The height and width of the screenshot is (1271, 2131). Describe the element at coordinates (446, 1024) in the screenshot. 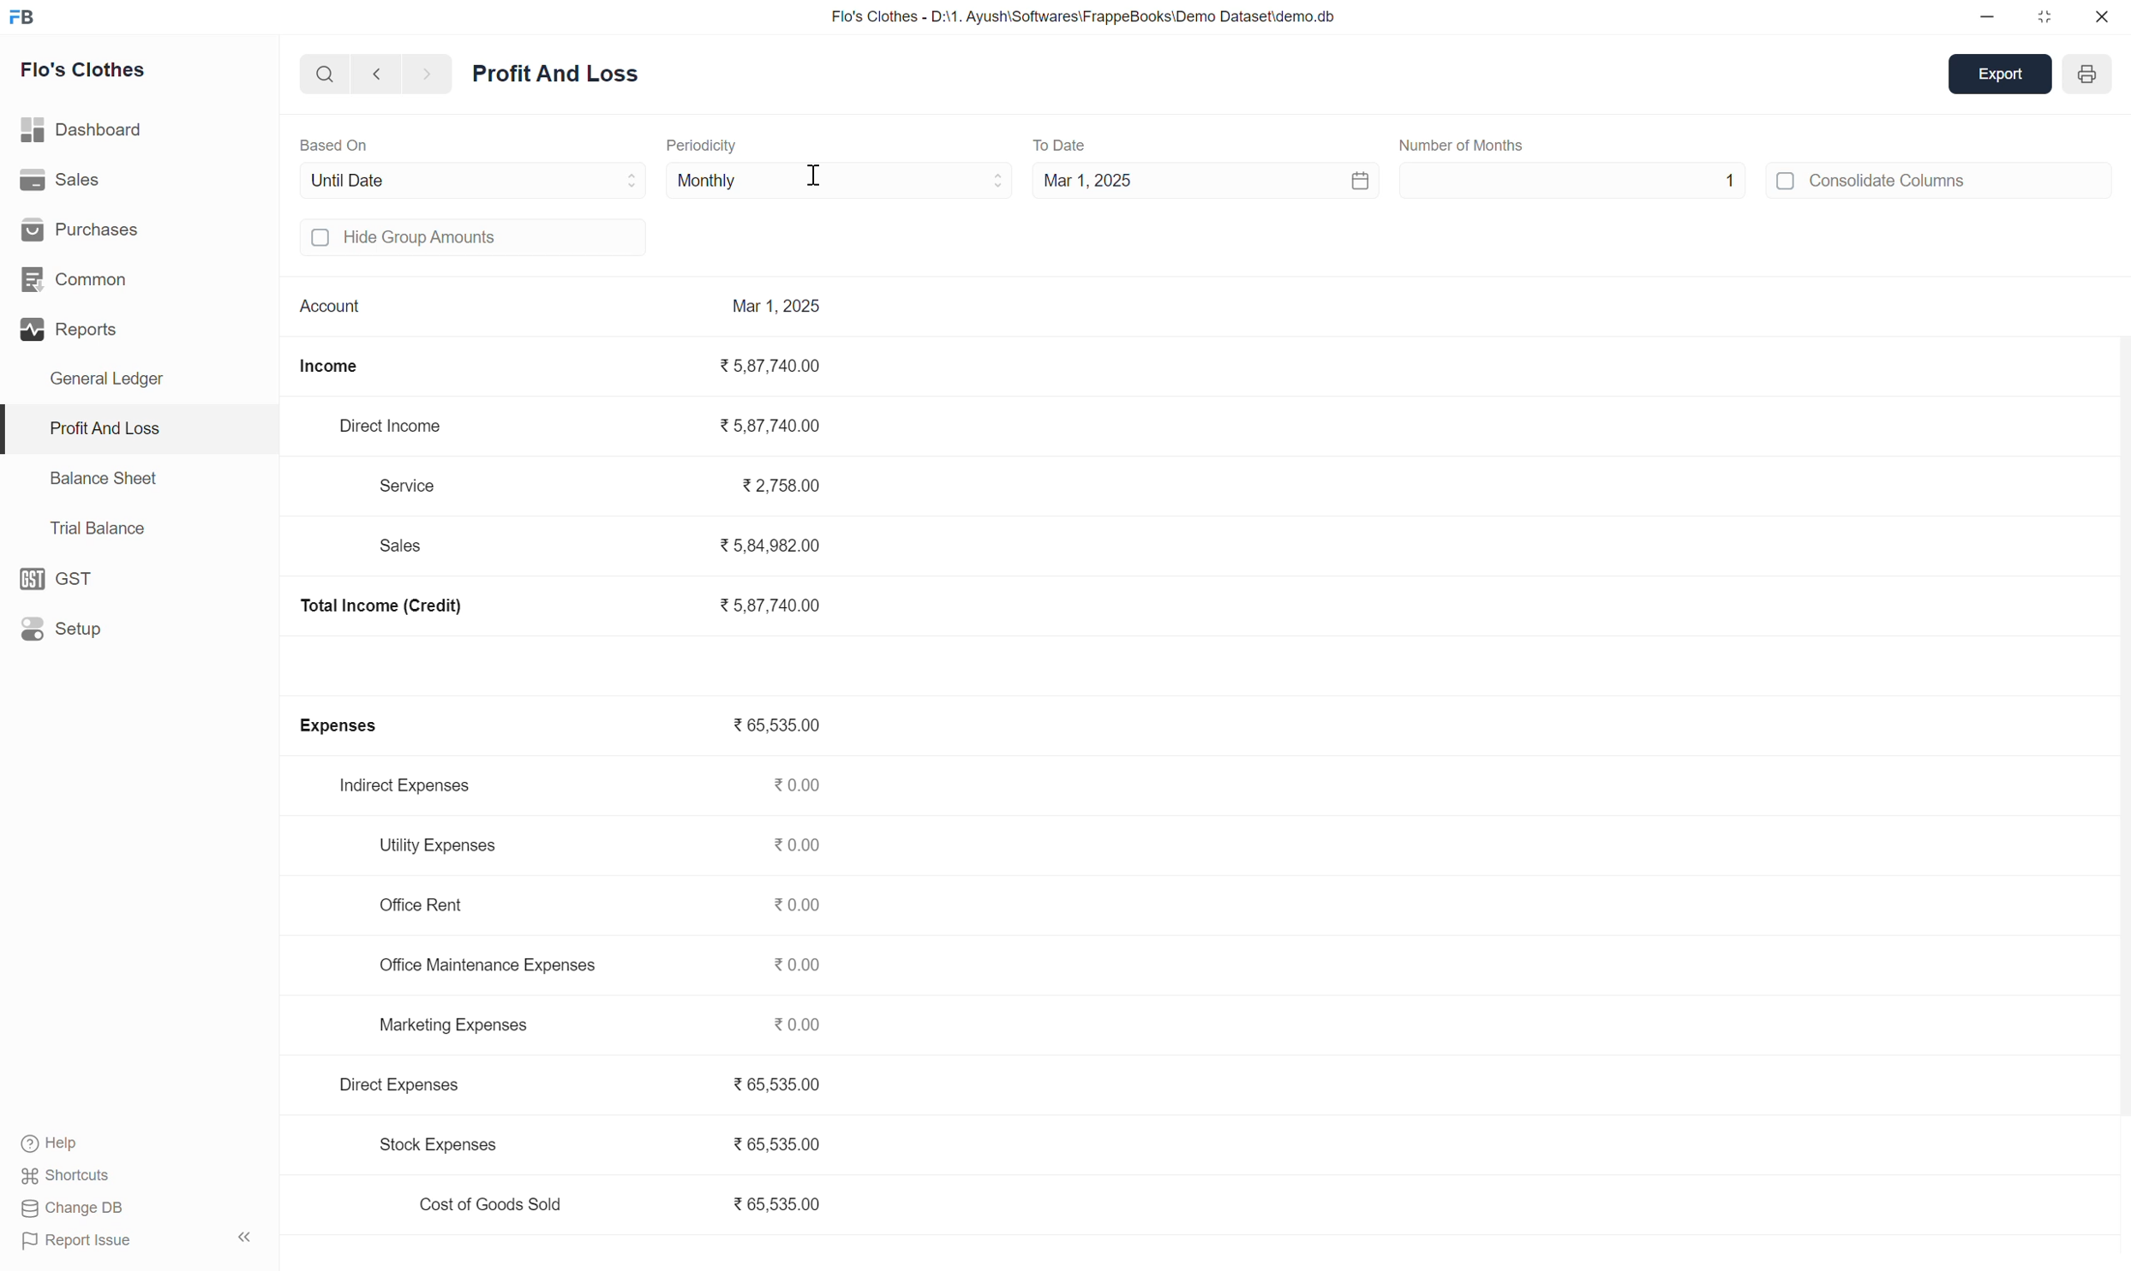

I see `Marketing Expenses` at that location.